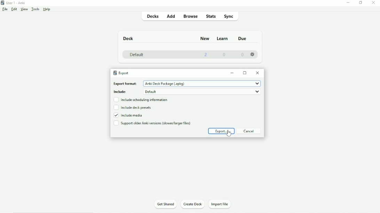 The width and height of the screenshot is (380, 213). Describe the element at coordinates (242, 55) in the screenshot. I see `0` at that location.